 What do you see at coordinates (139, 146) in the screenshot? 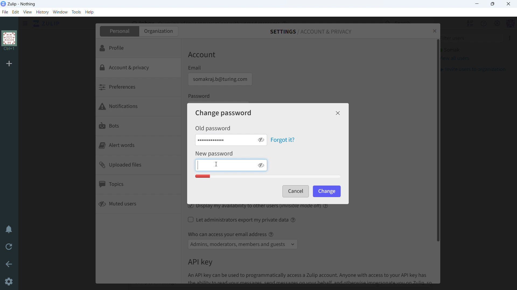
I see `alert words` at bounding box center [139, 146].